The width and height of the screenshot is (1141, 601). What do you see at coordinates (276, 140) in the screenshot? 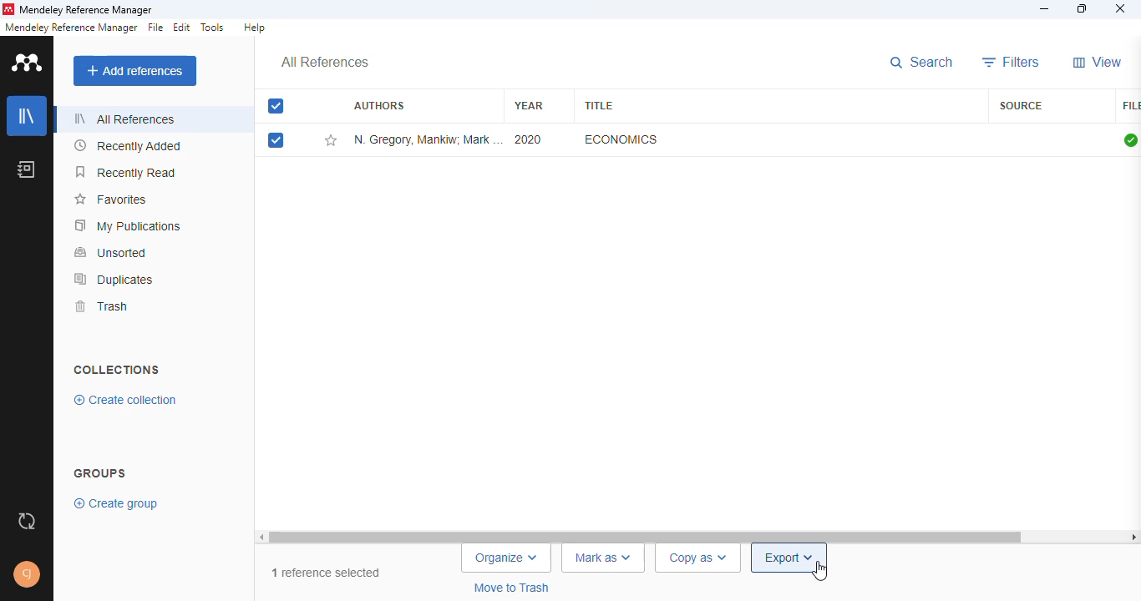
I see `selected` at bounding box center [276, 140].